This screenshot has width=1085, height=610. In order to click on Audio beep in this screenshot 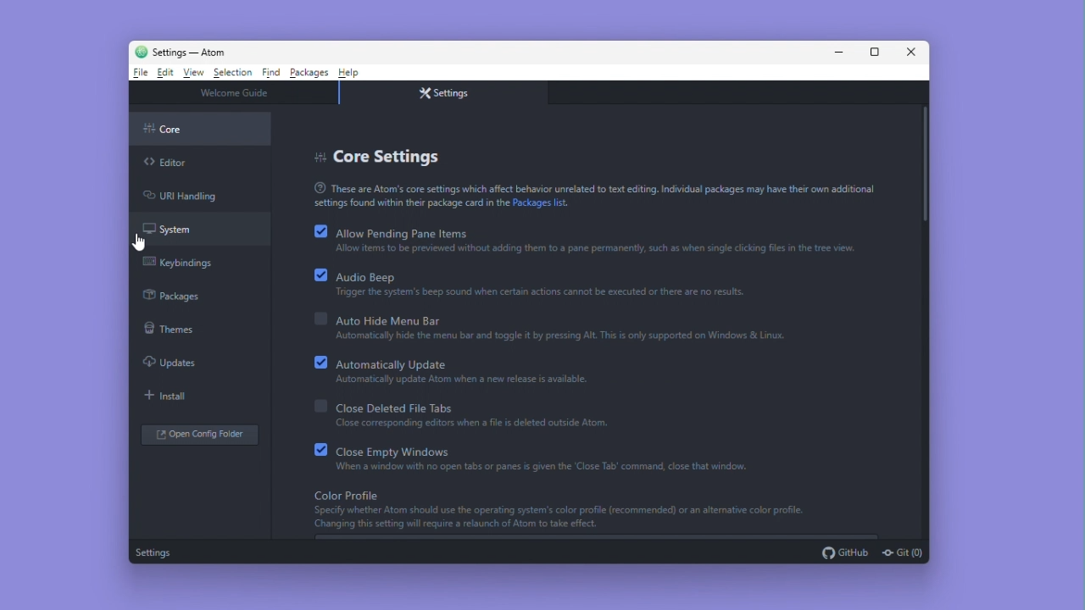, I will do `click(356, 273)`.